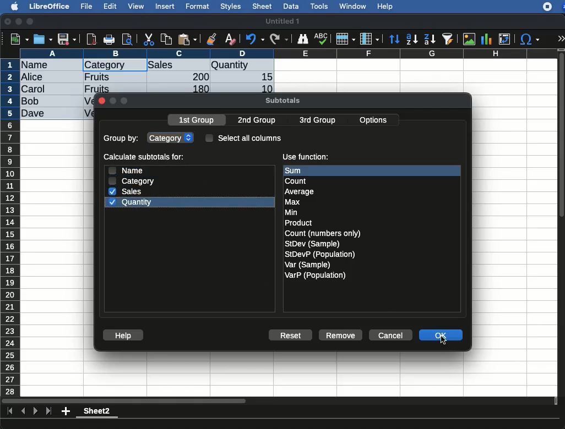 Image resolution: width=565 pixels, height=429 pixels. Describe the element at coordinates (487, 39) in the screenshot. I see `chart` at that location.